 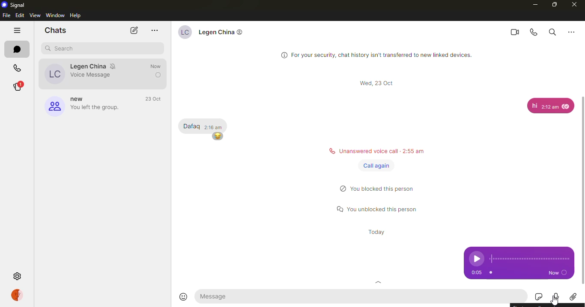 I want to click on record, so click(x=555, y=297).